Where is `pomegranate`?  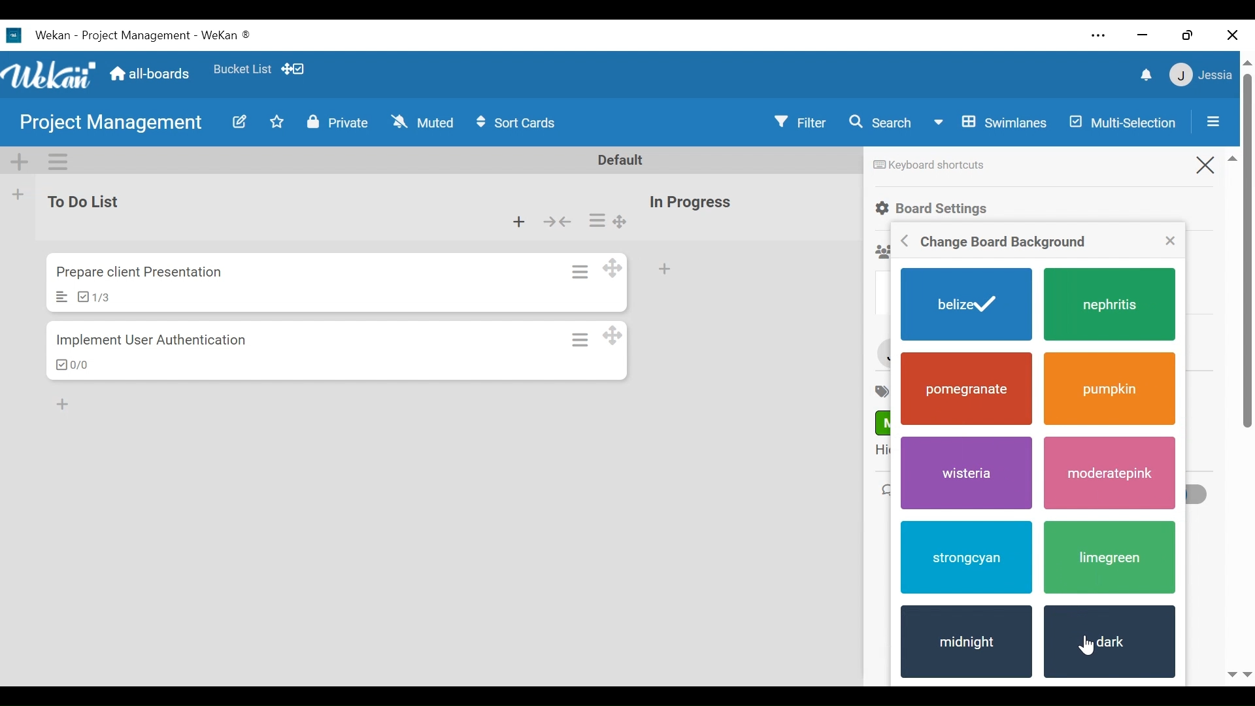 pomegranate is located at coordinates (967, 389).